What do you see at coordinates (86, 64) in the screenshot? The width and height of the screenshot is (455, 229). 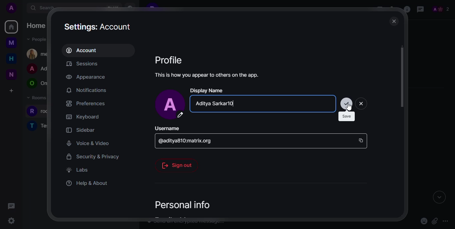 I see `sessions` at bounding box center [86, 64].